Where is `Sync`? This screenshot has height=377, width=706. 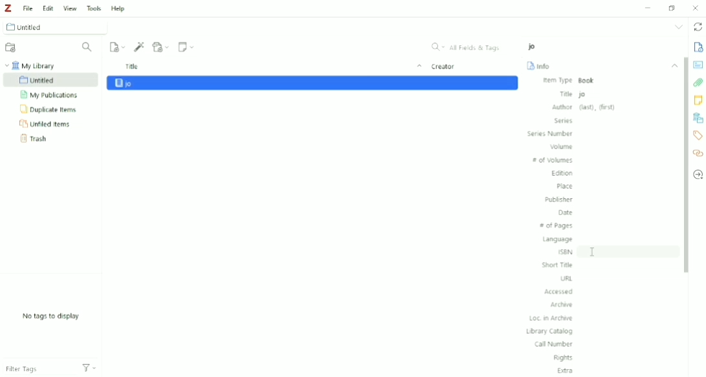 Sync is located at coordinates (698, 26).